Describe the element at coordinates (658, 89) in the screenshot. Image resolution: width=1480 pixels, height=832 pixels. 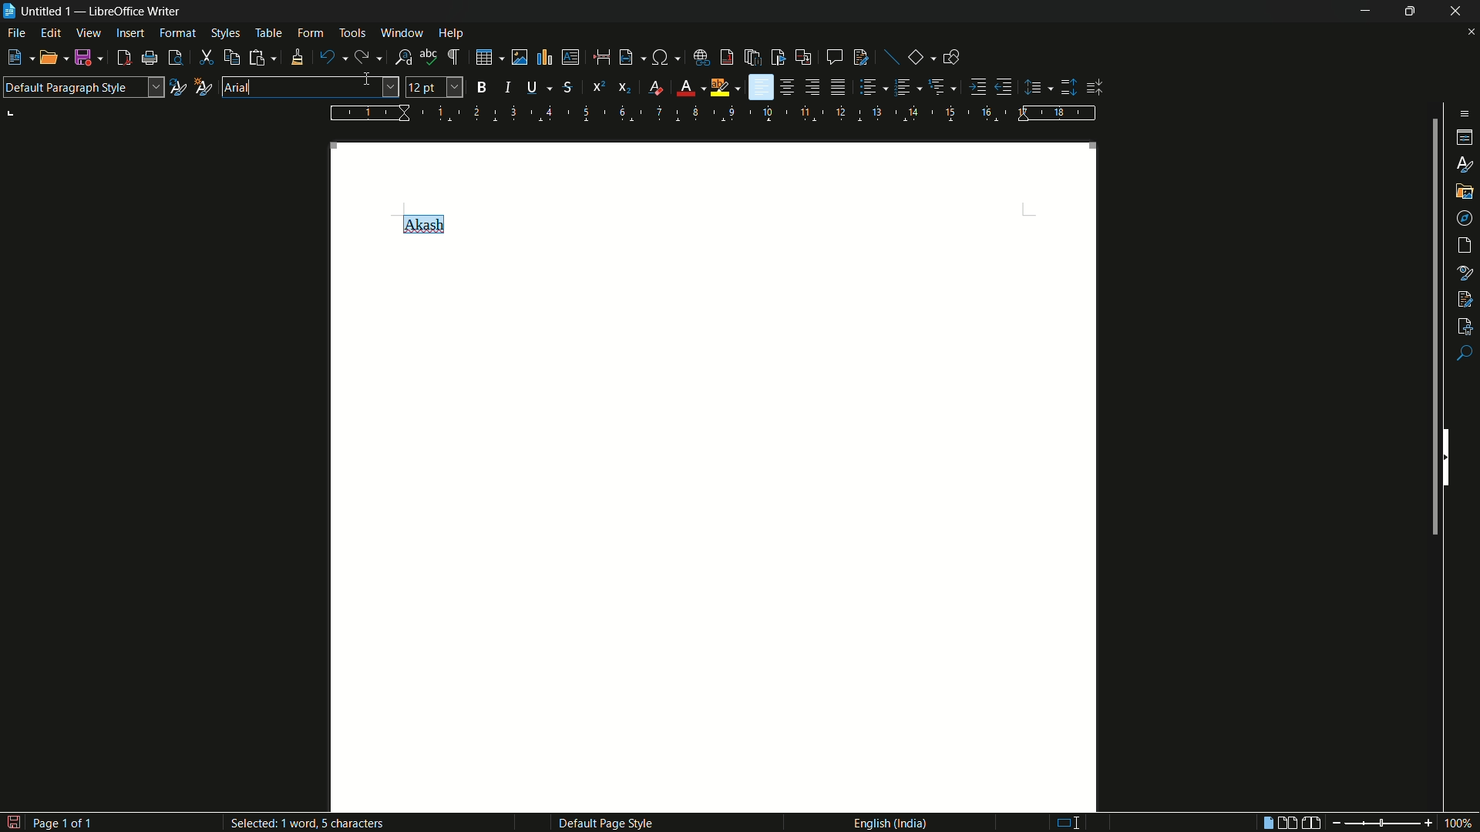
I see `clear direct formatting` at that location.